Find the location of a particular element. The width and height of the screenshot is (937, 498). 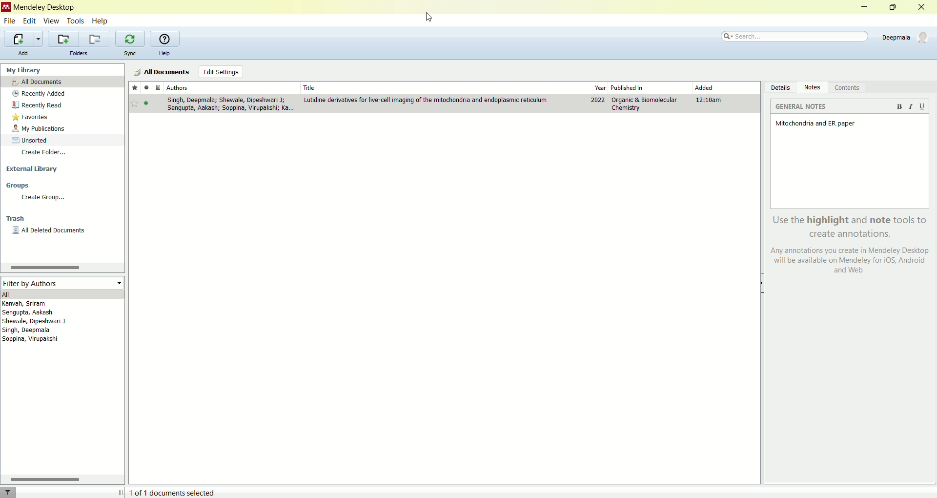

logo is located at coordinates (6, 7).